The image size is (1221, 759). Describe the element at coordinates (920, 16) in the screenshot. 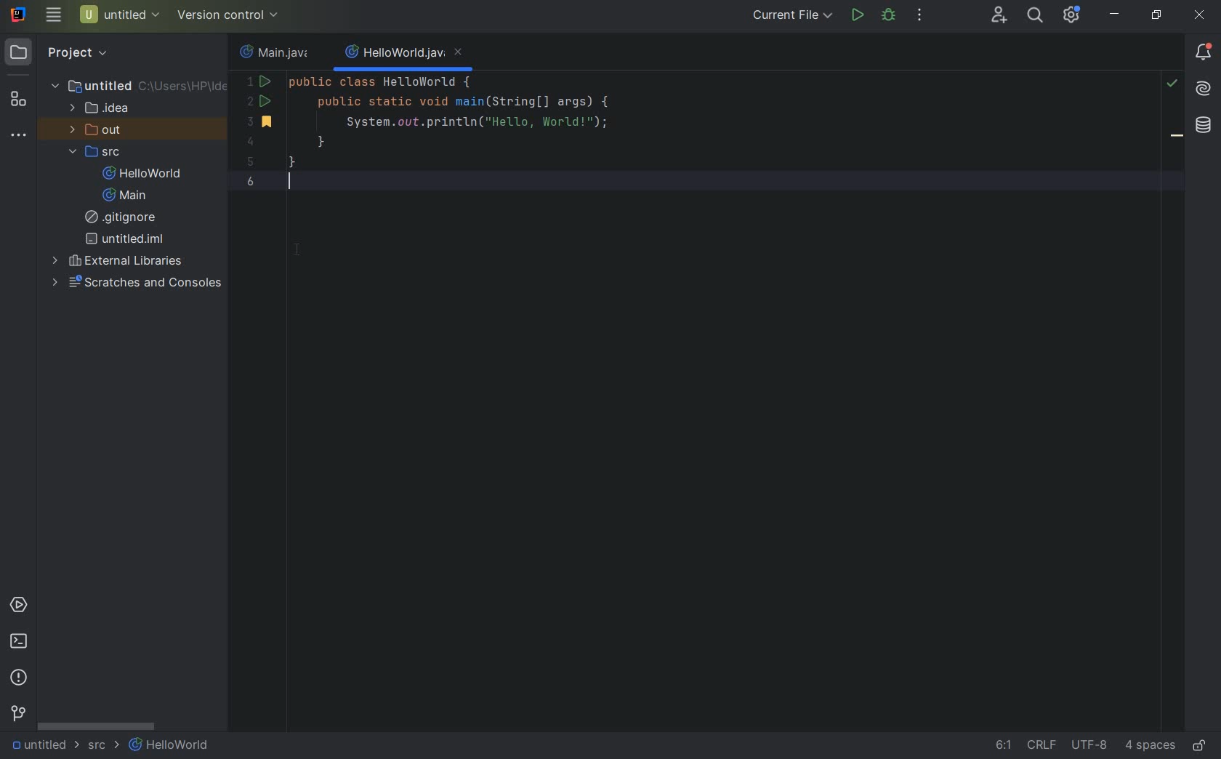

I see `more actions` at that location.